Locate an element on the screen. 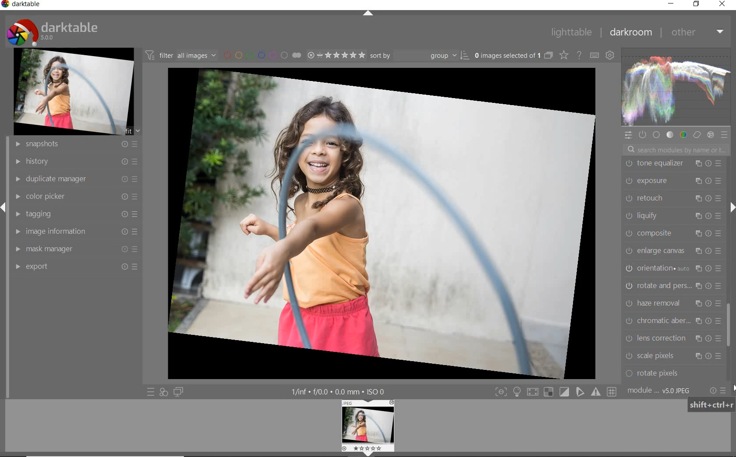 This screenshot has width=736, height=457. collapse grouped images is located at coordinates (548, 56).